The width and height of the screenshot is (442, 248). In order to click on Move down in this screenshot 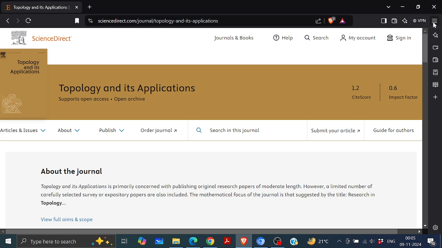, I will do `click(424, 226)`.